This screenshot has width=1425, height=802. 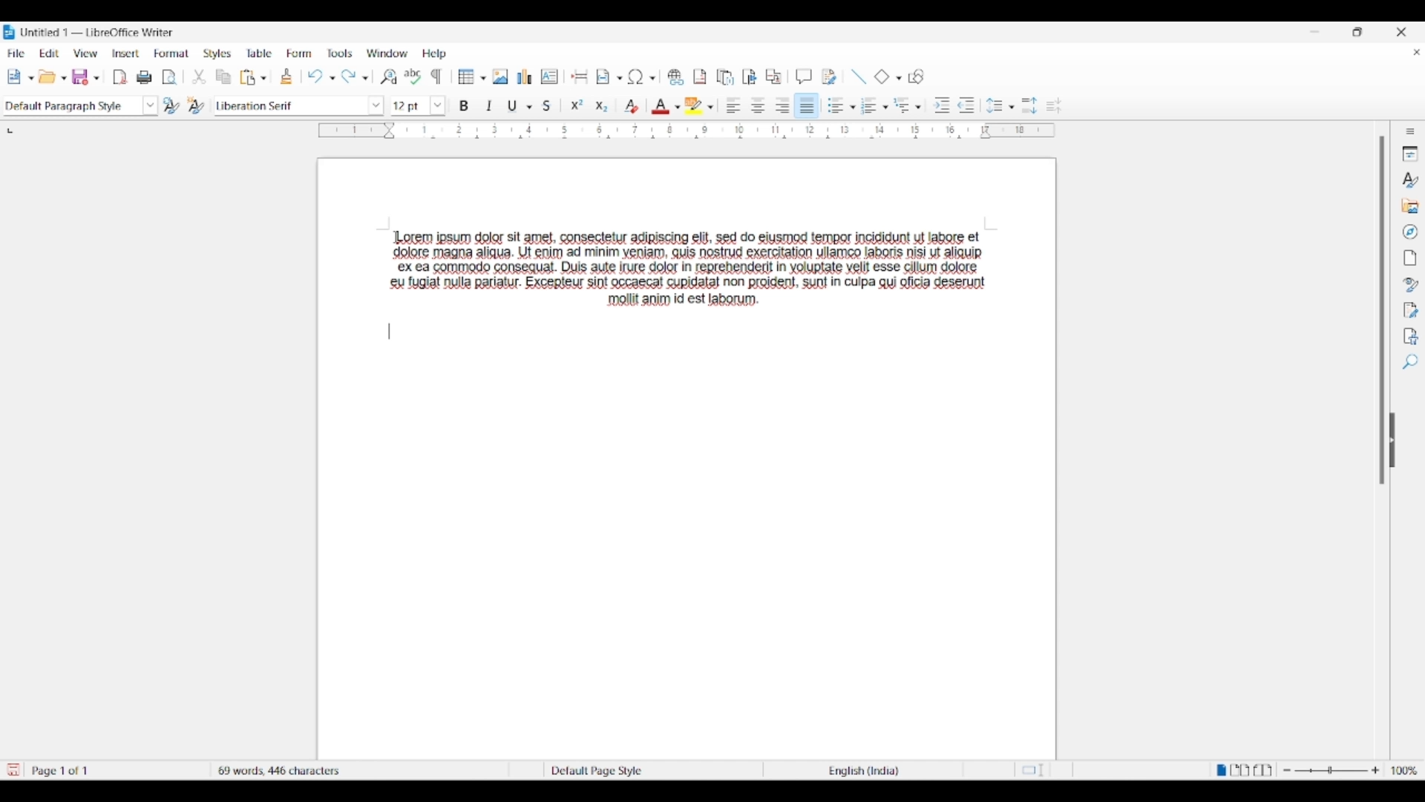 I want to click on Selected line spacing, so click(x=994, y=105).